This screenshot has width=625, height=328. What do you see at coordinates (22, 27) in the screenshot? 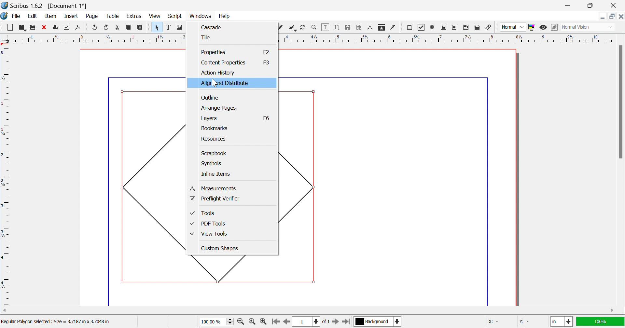
I see `Open` at bounding box center [22, 27].